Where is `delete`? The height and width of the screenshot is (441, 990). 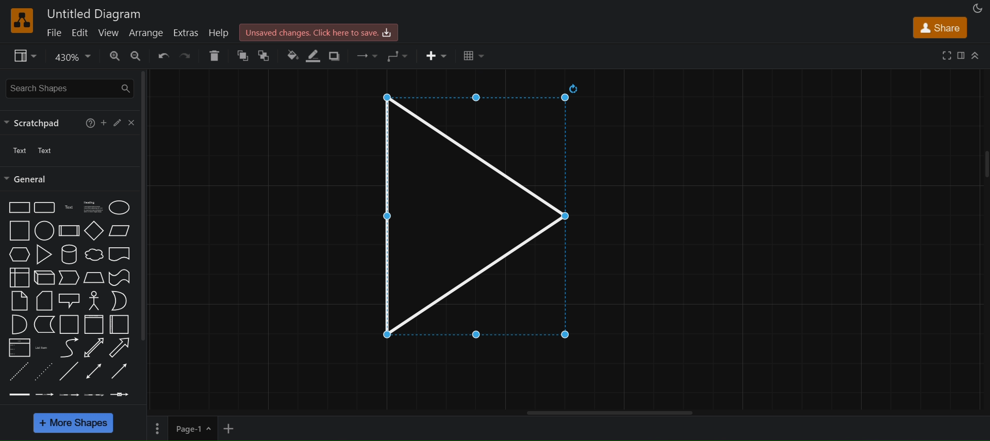
delete is located at coordinates (213, 56).